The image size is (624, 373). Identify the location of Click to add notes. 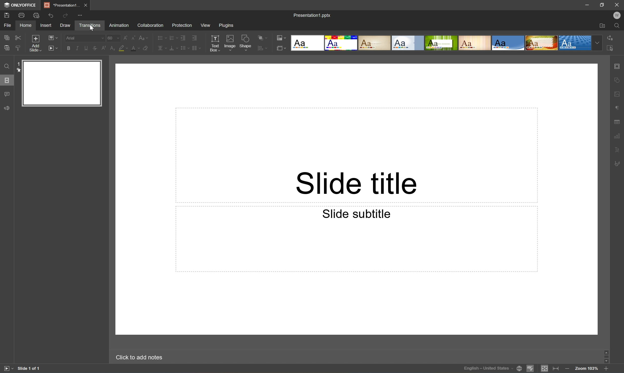
(140, 357).